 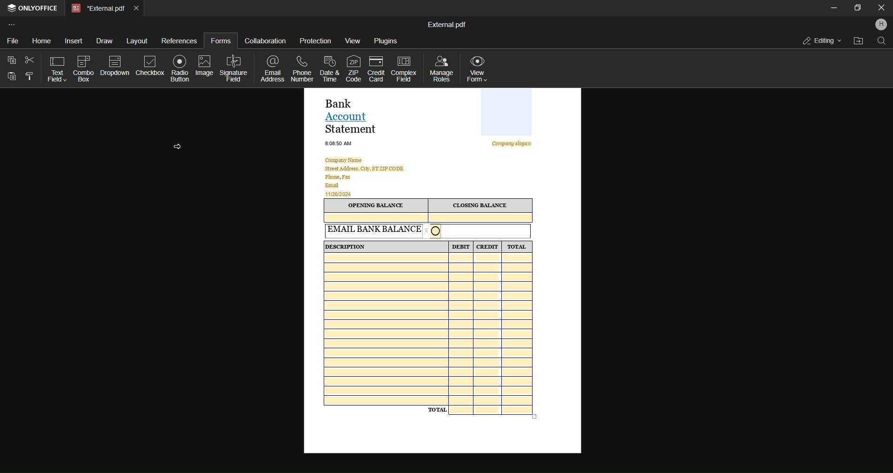 What do you see at coordinates (31, 60) in the screenshot?
I see `cut` at bounding box center [31, 60].